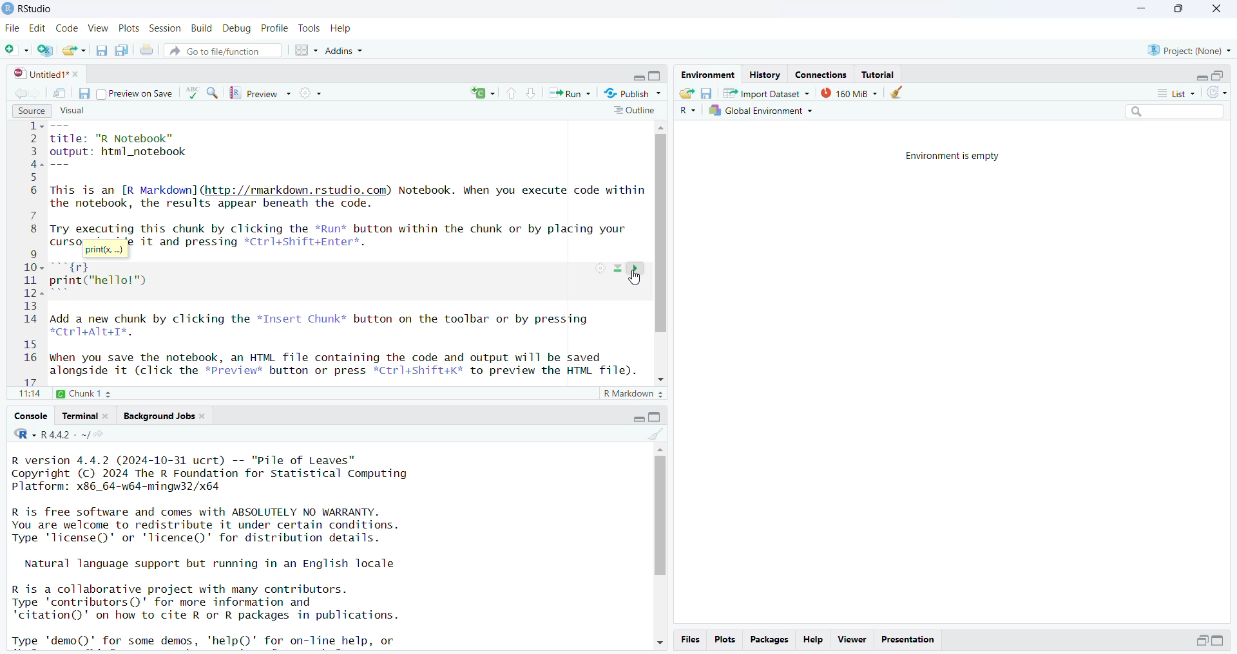 The image size is (1237, 654). I want to click on compile report, so click(312, 92).